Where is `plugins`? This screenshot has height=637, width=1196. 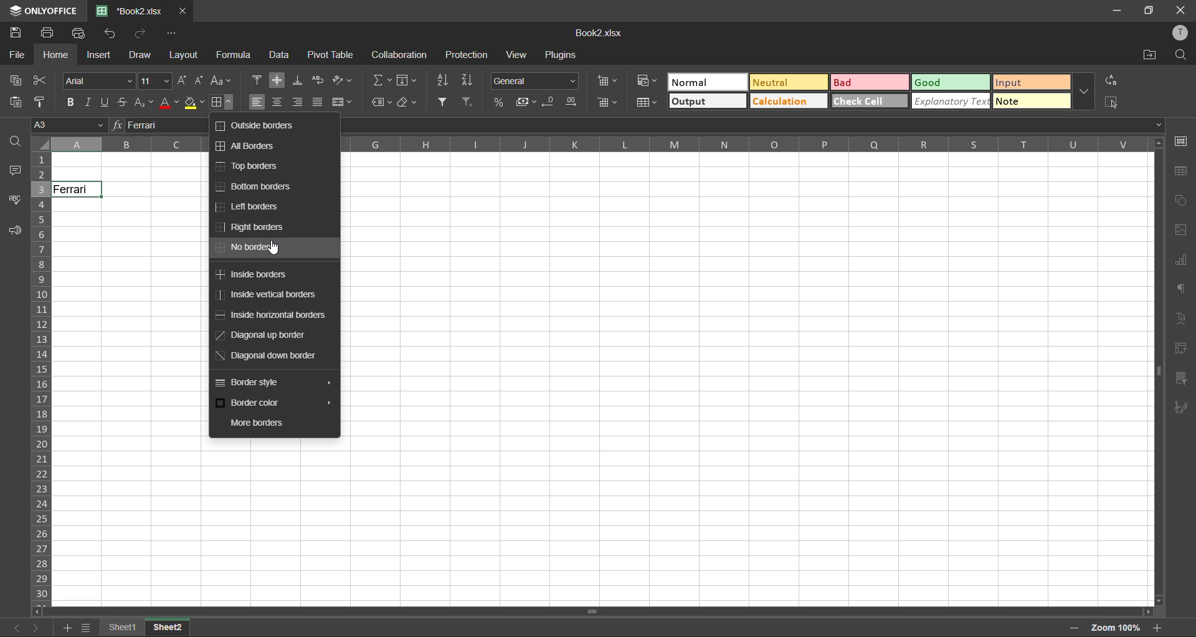
plugins is located at coordinates (562, 55).